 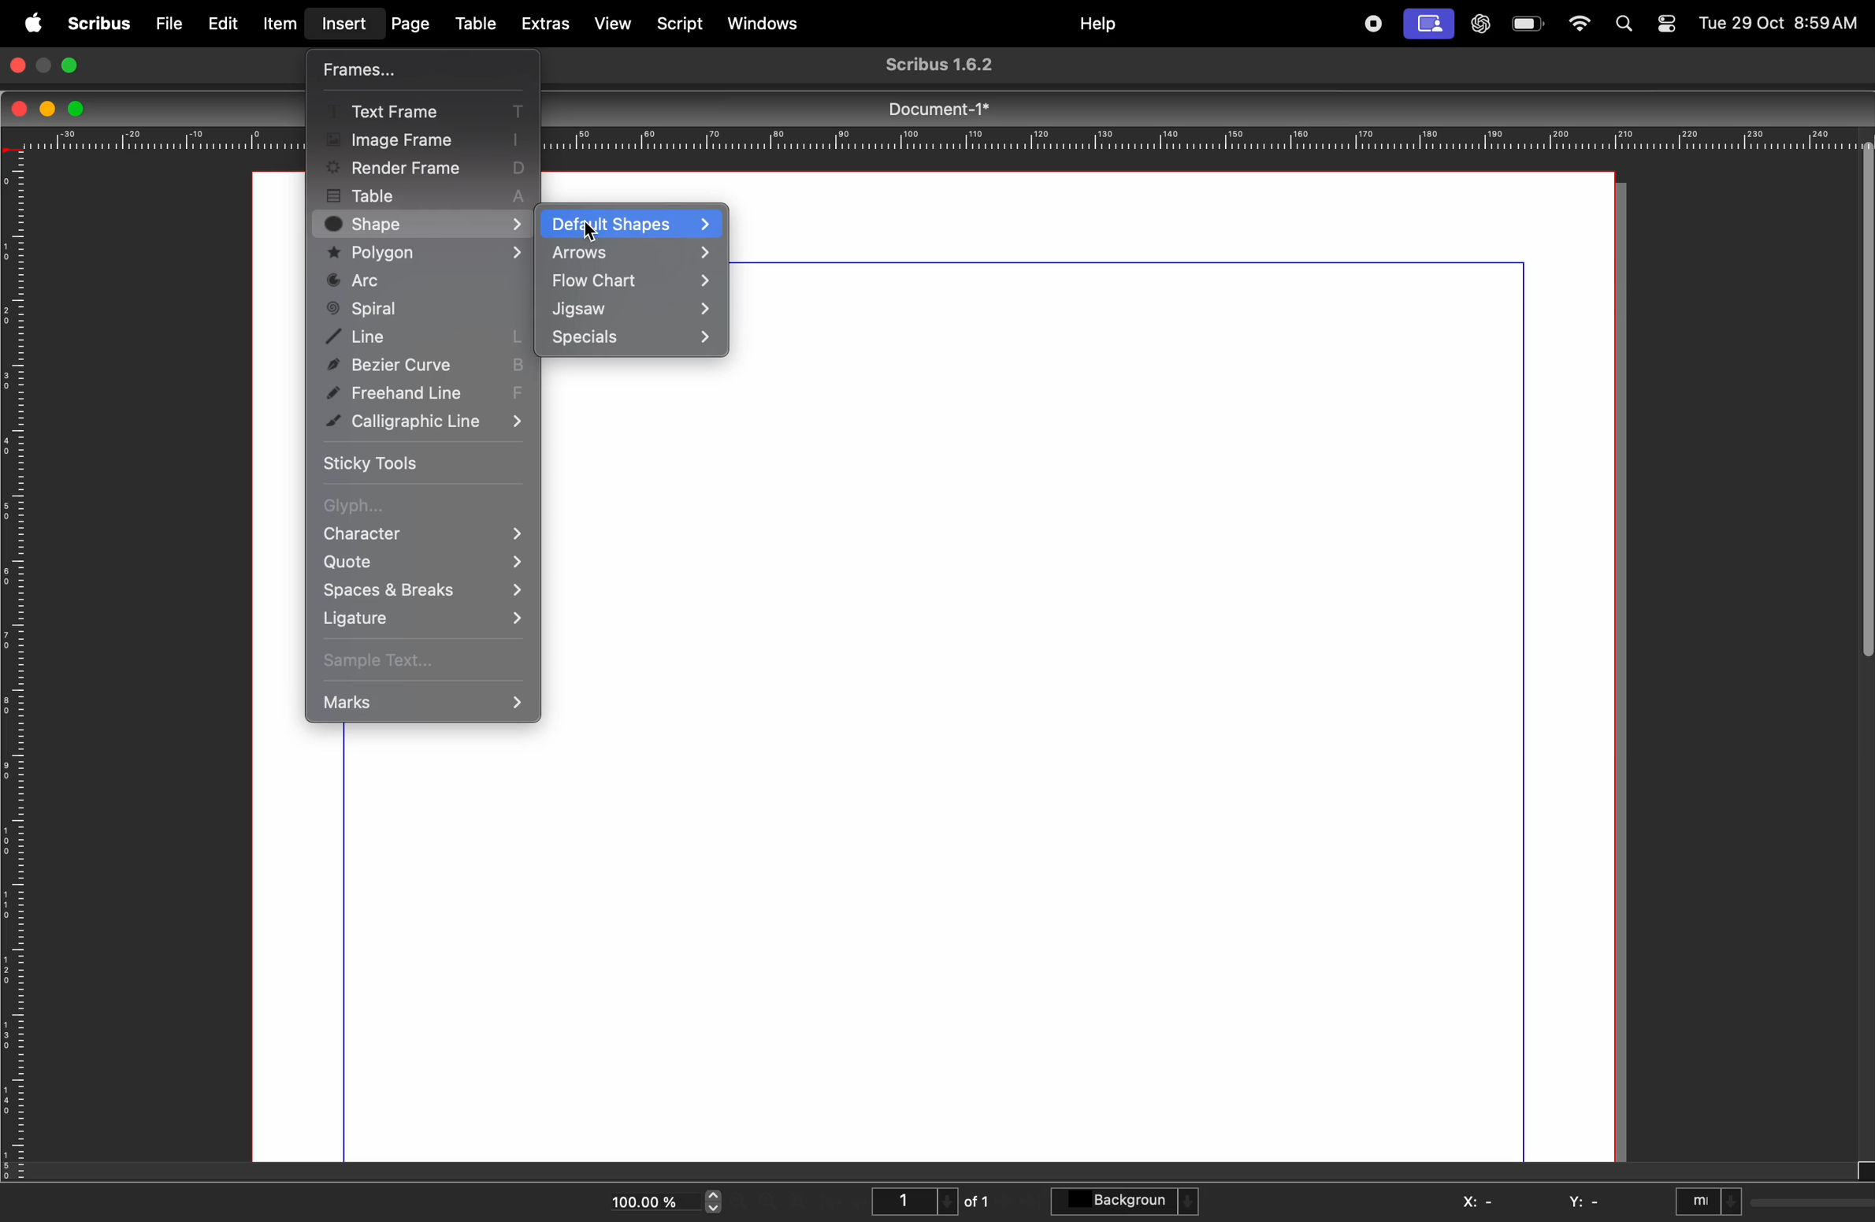 I want to click on closing window, so click(x=18, y=64).